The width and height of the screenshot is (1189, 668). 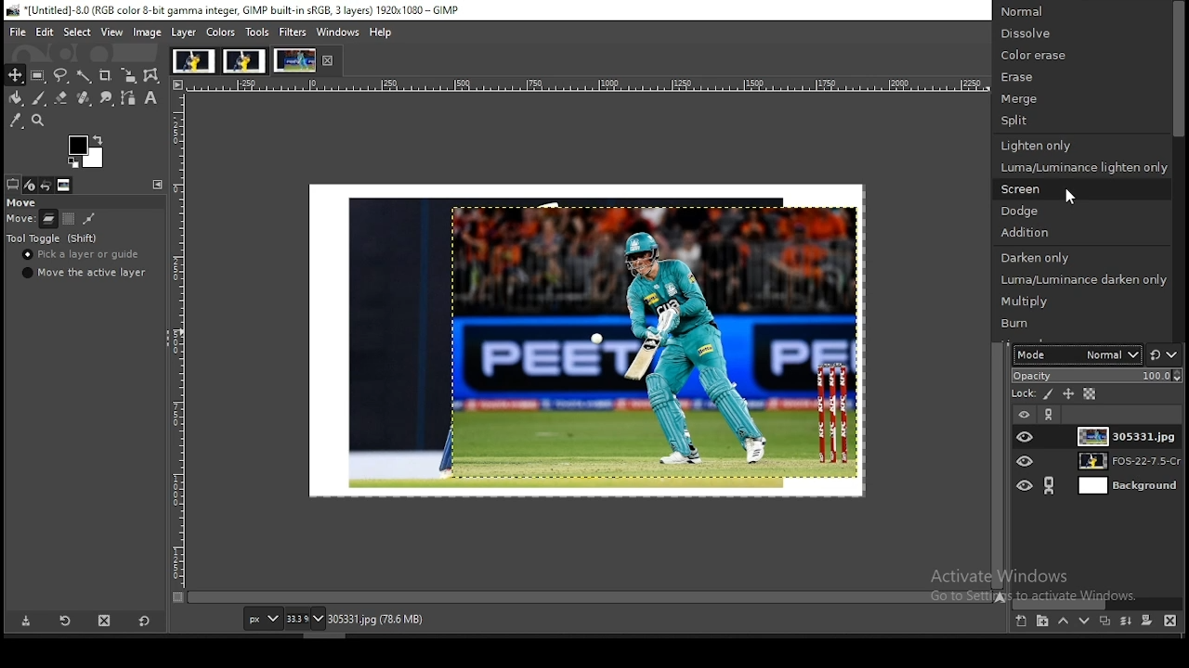 I want to click on lighten only, so click(x=1078, y=145).